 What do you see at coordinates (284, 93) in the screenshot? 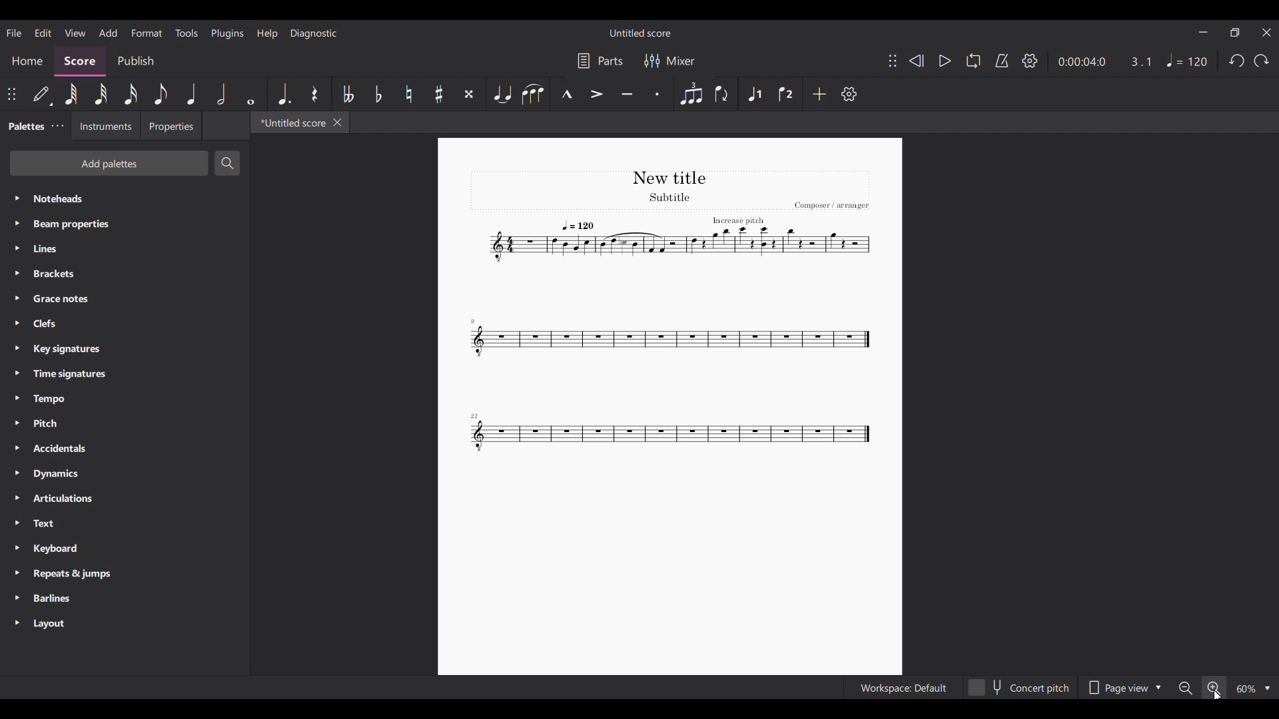
I see `Augmentation dot` at bounding box center [284, 93].